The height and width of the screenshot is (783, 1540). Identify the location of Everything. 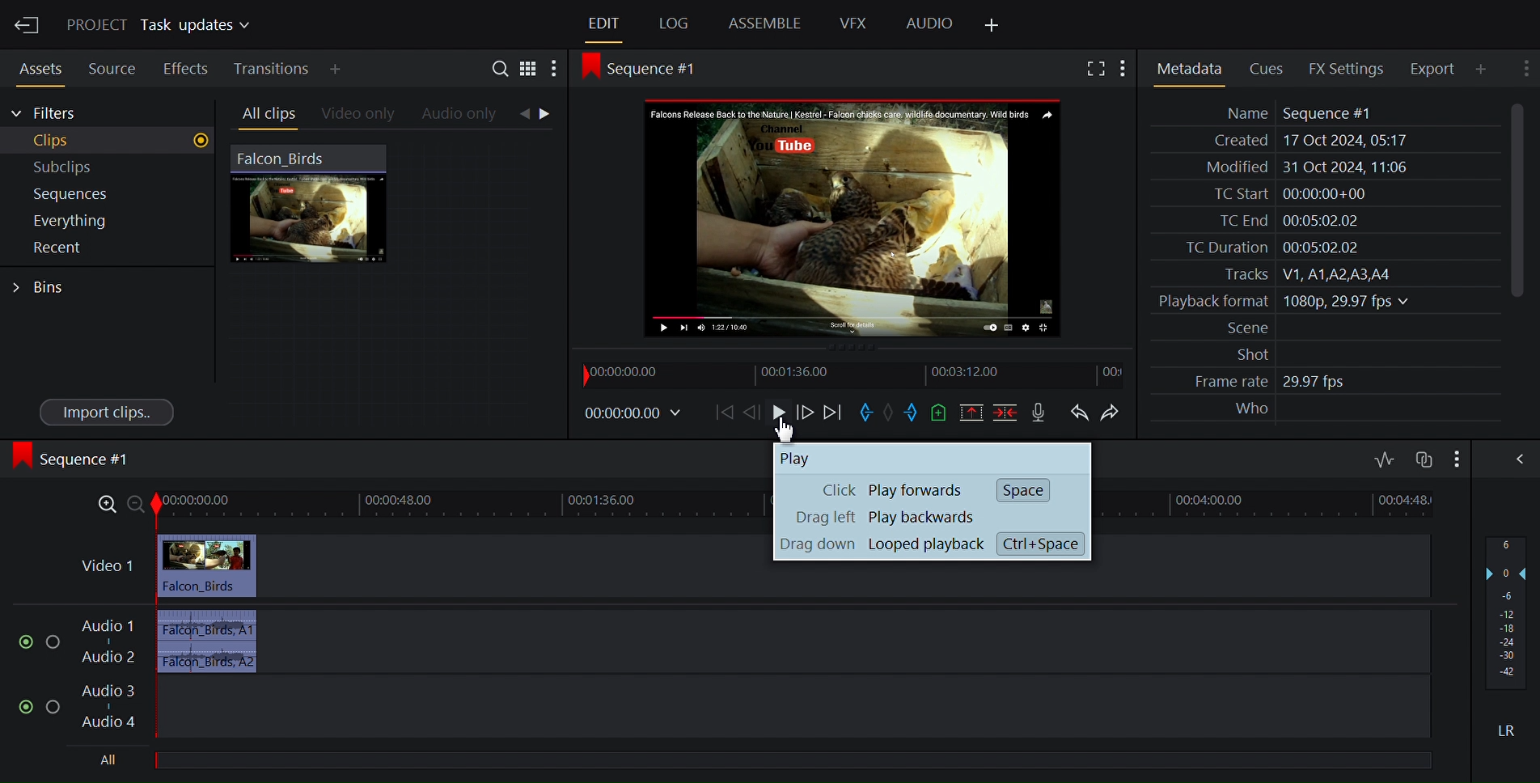
(98, 222).